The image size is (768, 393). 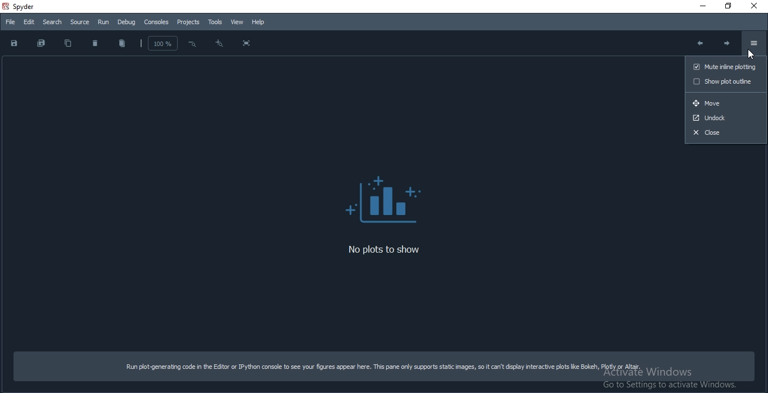 I want to click on View, so click(x=236, y=22).